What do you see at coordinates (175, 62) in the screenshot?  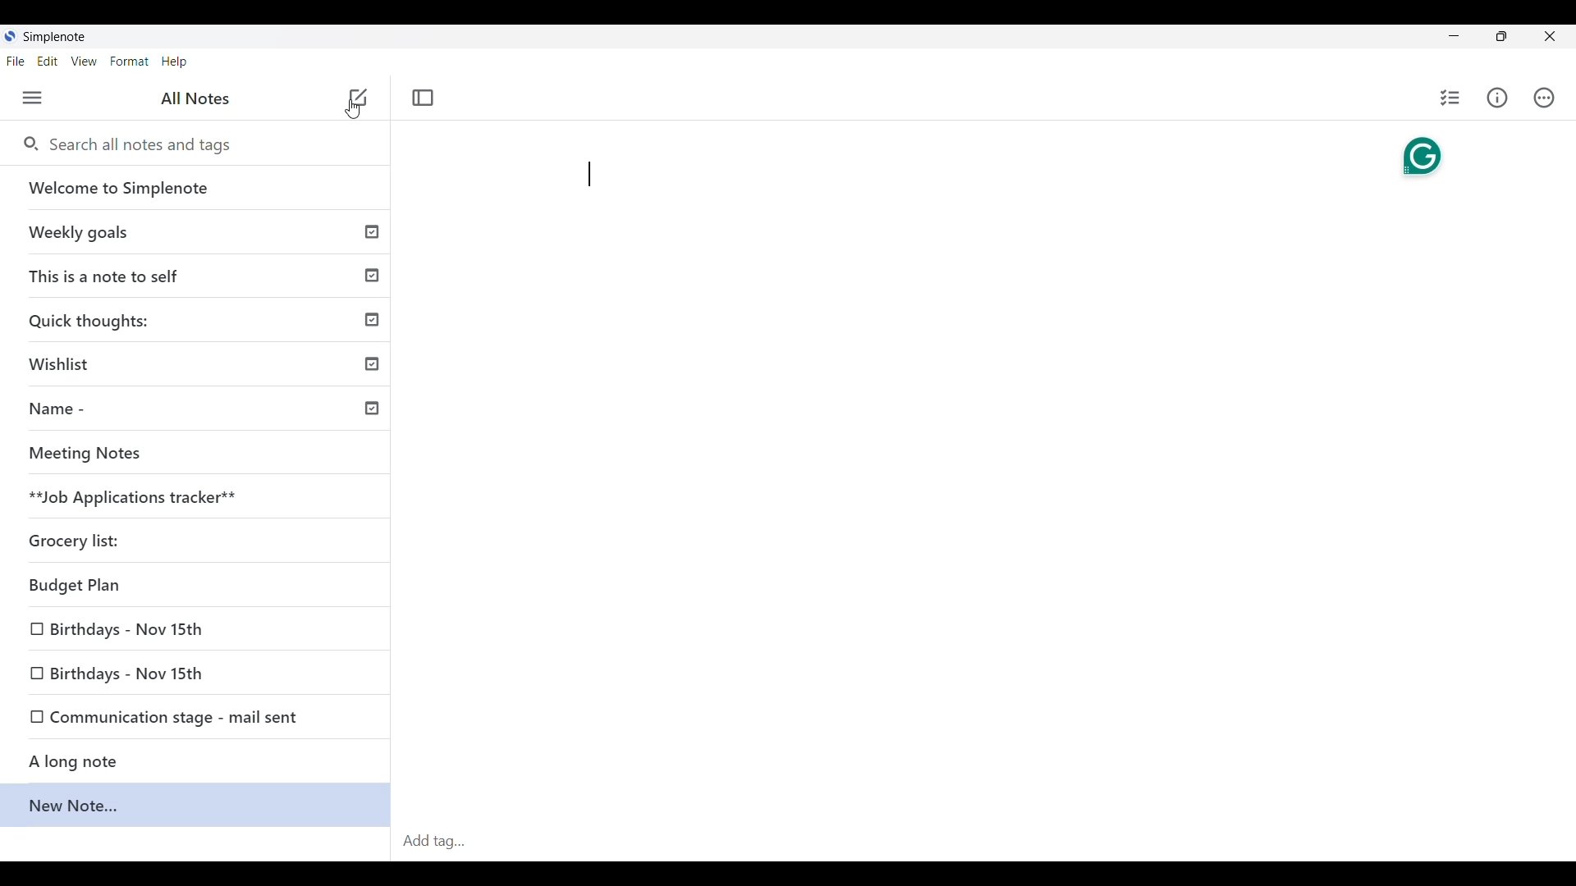 I see `Help` at bounding box center [175, 62].